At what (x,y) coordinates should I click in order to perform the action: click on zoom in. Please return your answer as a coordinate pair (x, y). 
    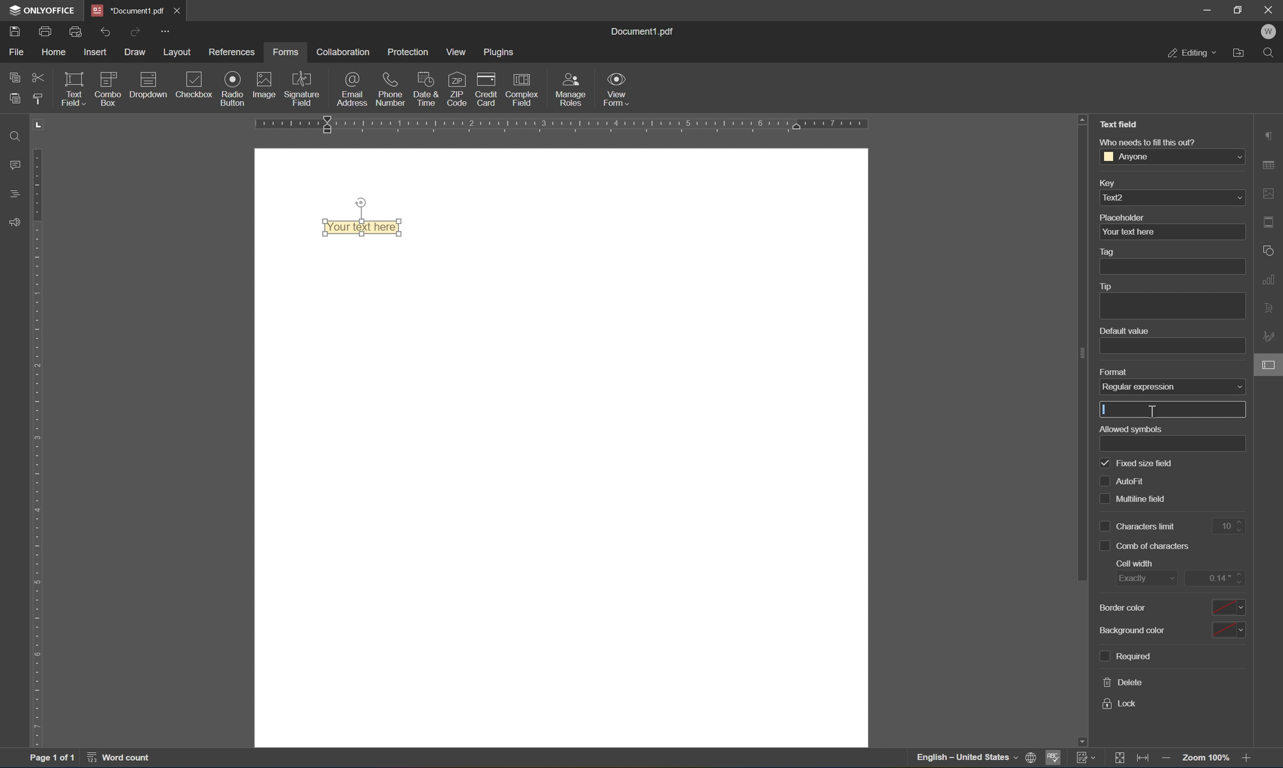
    Looking at the image, I should click on (1246, 758).